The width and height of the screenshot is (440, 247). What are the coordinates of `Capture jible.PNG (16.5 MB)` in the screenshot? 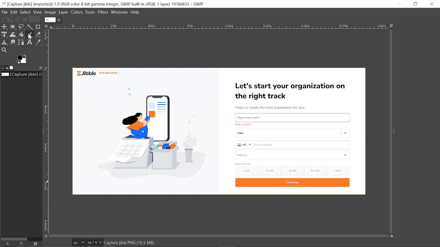 It's located at (134, 243).